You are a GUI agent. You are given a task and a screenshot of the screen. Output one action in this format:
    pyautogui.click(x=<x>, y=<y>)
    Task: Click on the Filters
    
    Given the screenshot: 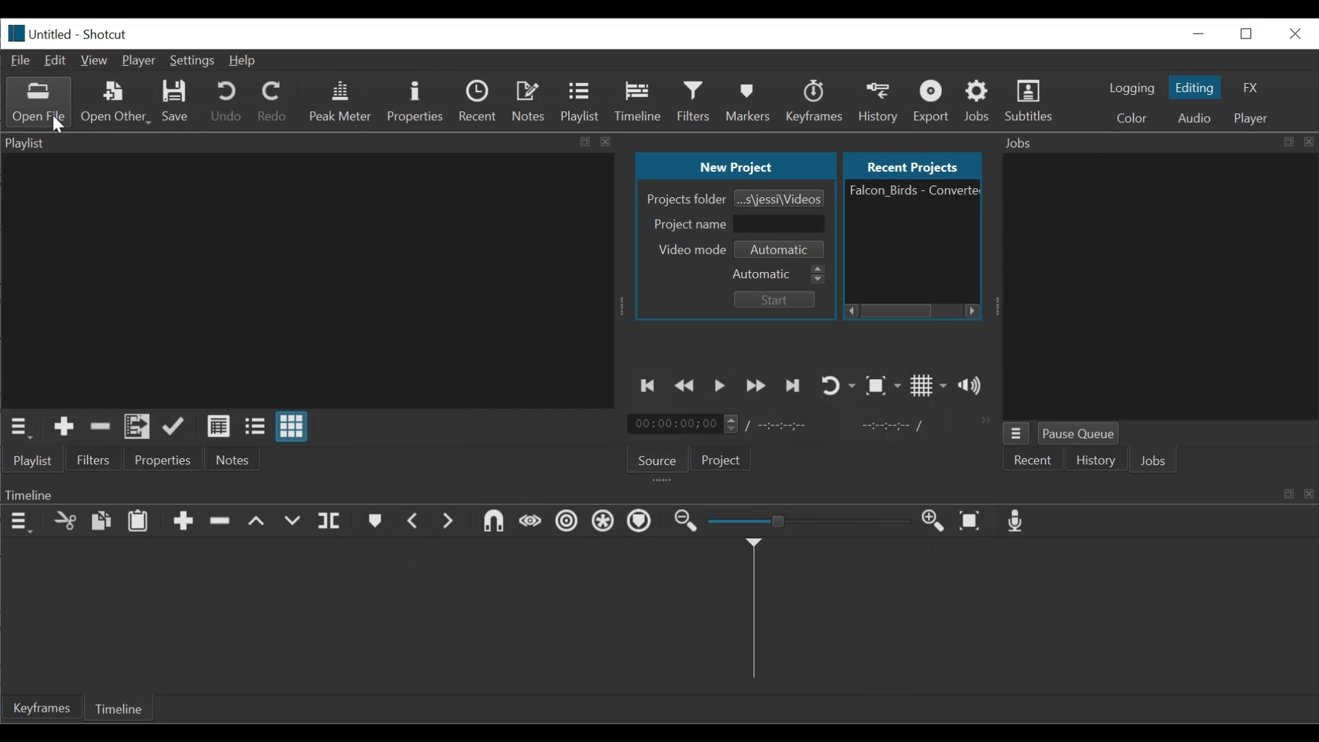 What is the action you would take?
    pyautogui.click(x=695, y=101)
    